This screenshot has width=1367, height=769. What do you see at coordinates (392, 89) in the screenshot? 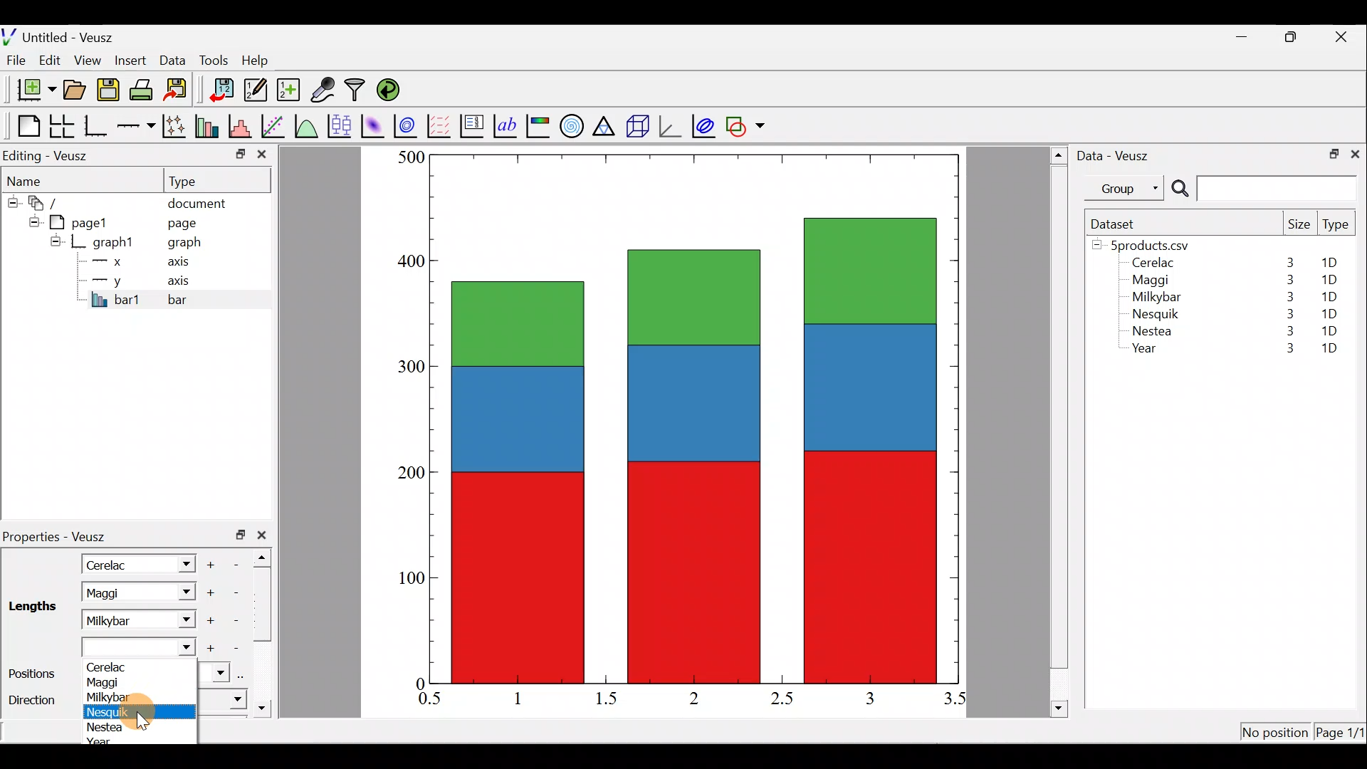
I see `Reload linked datasets` at bounding box center [392, 89].